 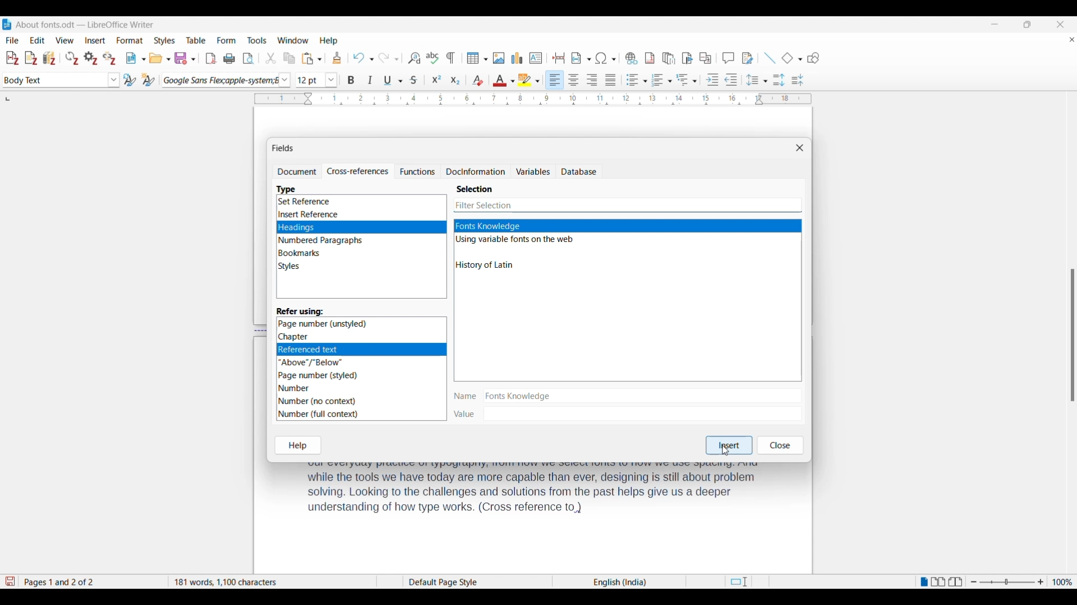 What do you see at coordinates (298, 445) in the screenshot?
I see `Help` at bounding box center [298, 445].